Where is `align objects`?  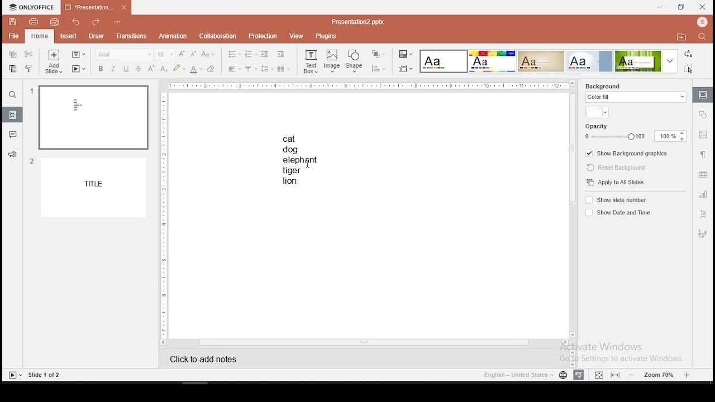 align objects is located at coordinates (405, 69).